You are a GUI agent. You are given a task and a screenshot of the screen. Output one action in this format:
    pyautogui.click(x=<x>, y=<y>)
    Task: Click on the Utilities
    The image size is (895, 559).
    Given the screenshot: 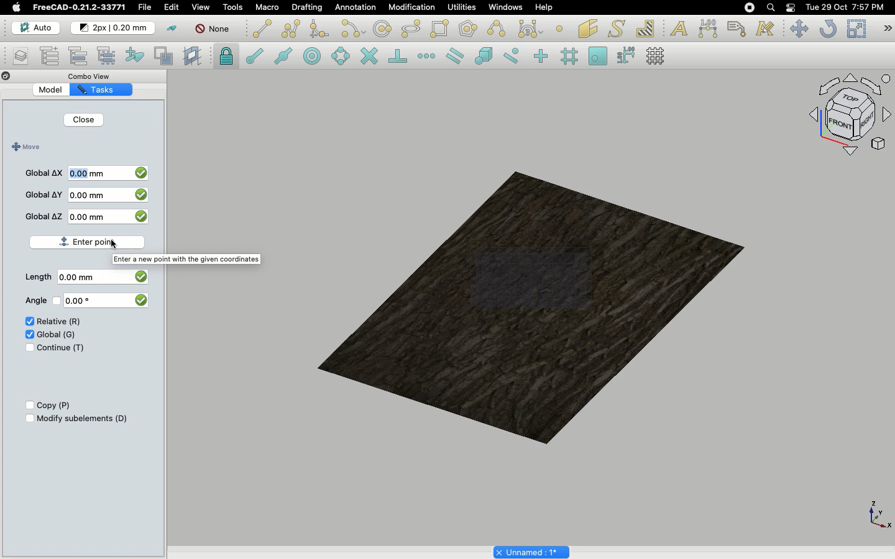 What is the action you would take?
    pyautogui.click(x=462, y=7)
    